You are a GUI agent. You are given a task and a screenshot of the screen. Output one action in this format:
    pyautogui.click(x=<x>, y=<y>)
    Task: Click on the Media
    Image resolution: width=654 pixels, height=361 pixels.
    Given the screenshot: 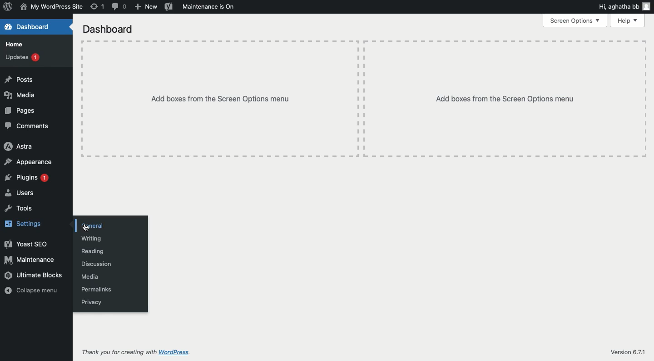 What is the action you would take?
    pyautogui.click(x=90, y=276)
    